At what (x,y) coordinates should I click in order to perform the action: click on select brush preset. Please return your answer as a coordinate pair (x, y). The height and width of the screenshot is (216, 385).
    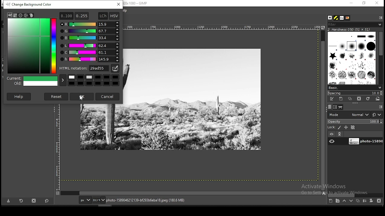
    Looking at the image, I should click on (354, 87).